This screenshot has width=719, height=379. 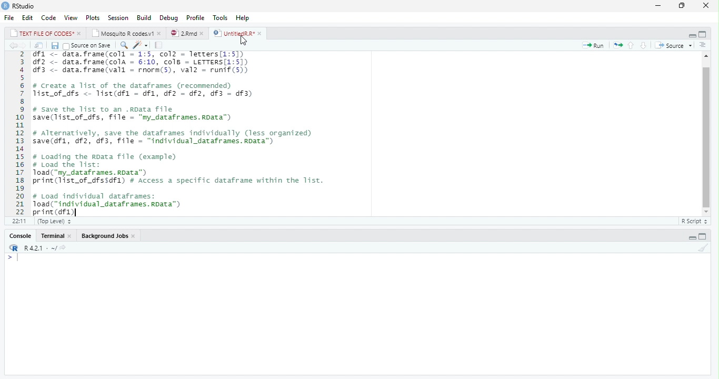 I want to click on Mosquito R codes.v1, so click(x=126, y=33).